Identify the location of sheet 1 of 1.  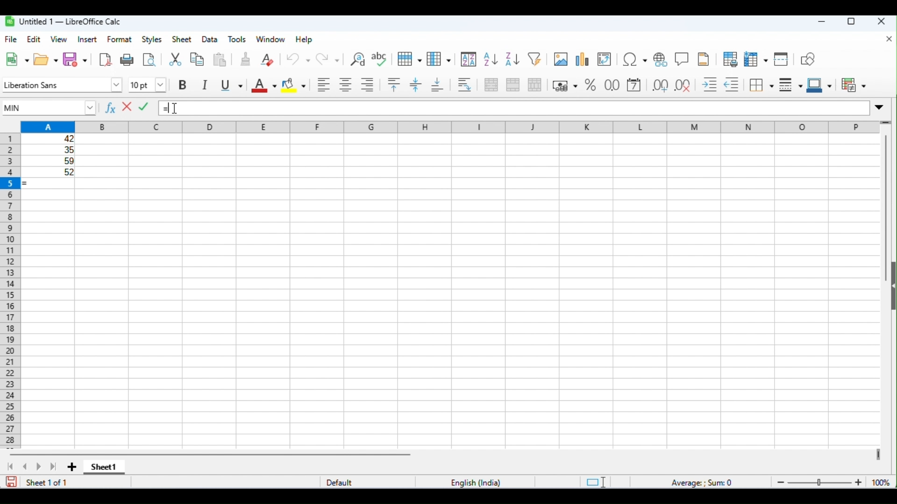
(49, 482).